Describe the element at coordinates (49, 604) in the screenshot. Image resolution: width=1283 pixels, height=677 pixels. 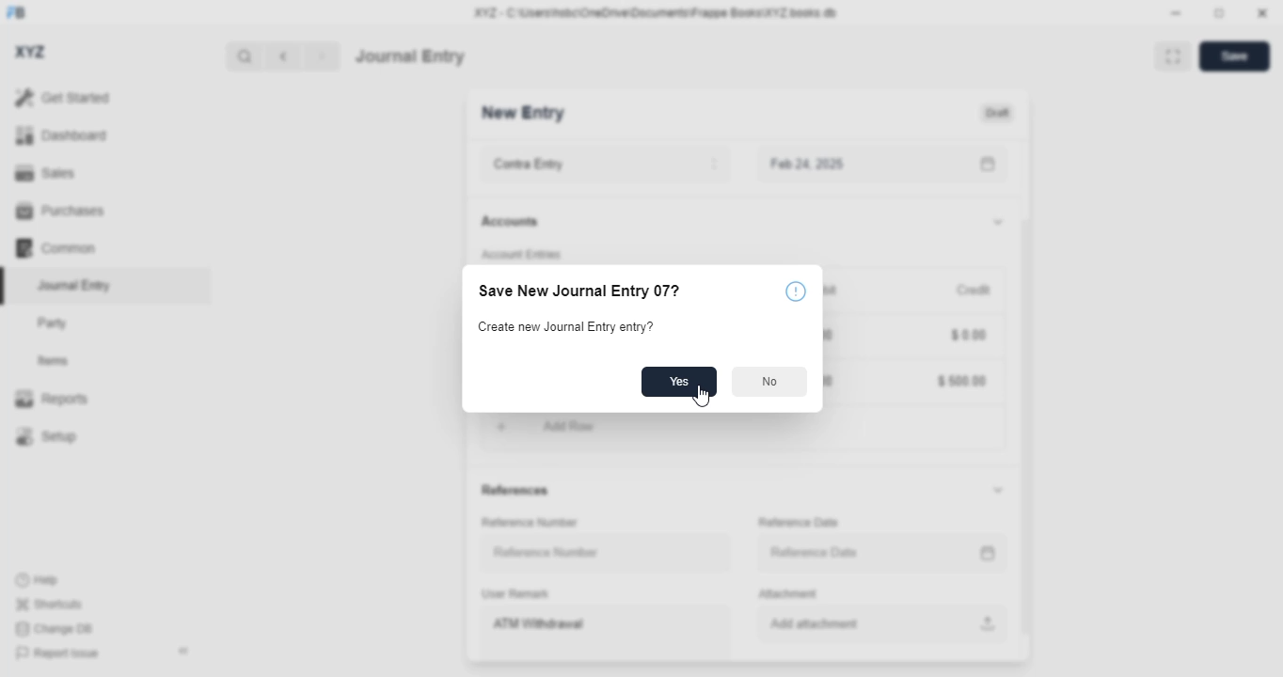
I see `shortcuts` at that location.